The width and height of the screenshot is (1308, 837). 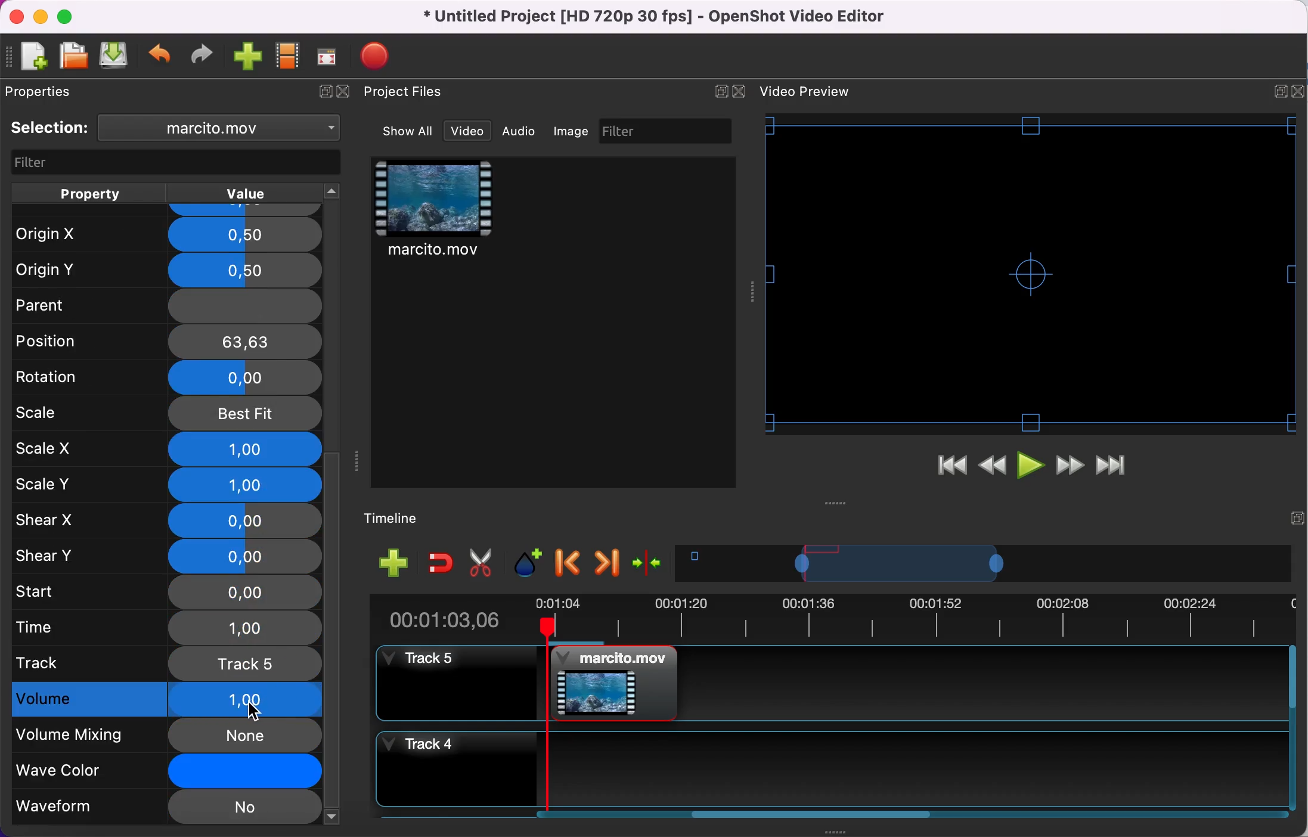 What do you see at coordinates (441, 562) in the screenshot?
I see `enable snapping` at bounding box center [441, 562].